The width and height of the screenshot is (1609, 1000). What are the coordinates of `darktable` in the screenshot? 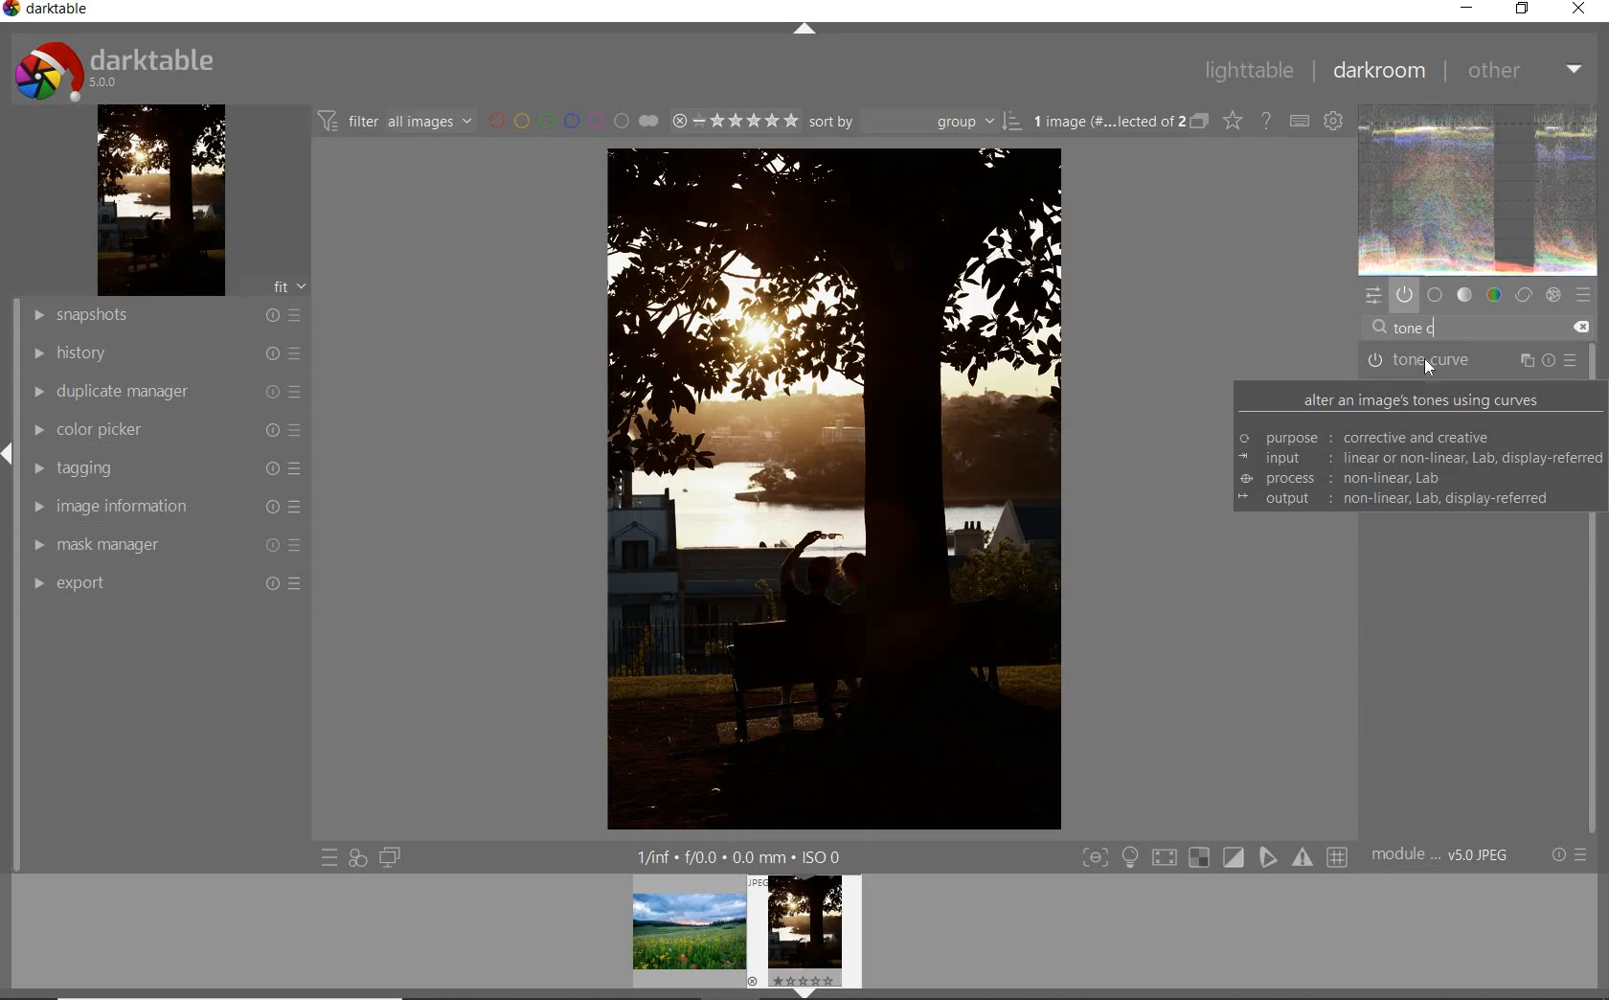 It's located at (114, 68).